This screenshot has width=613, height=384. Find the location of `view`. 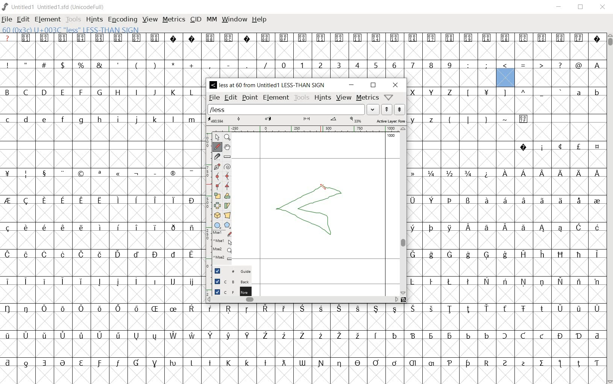

view is located at coordinates (344, 97).